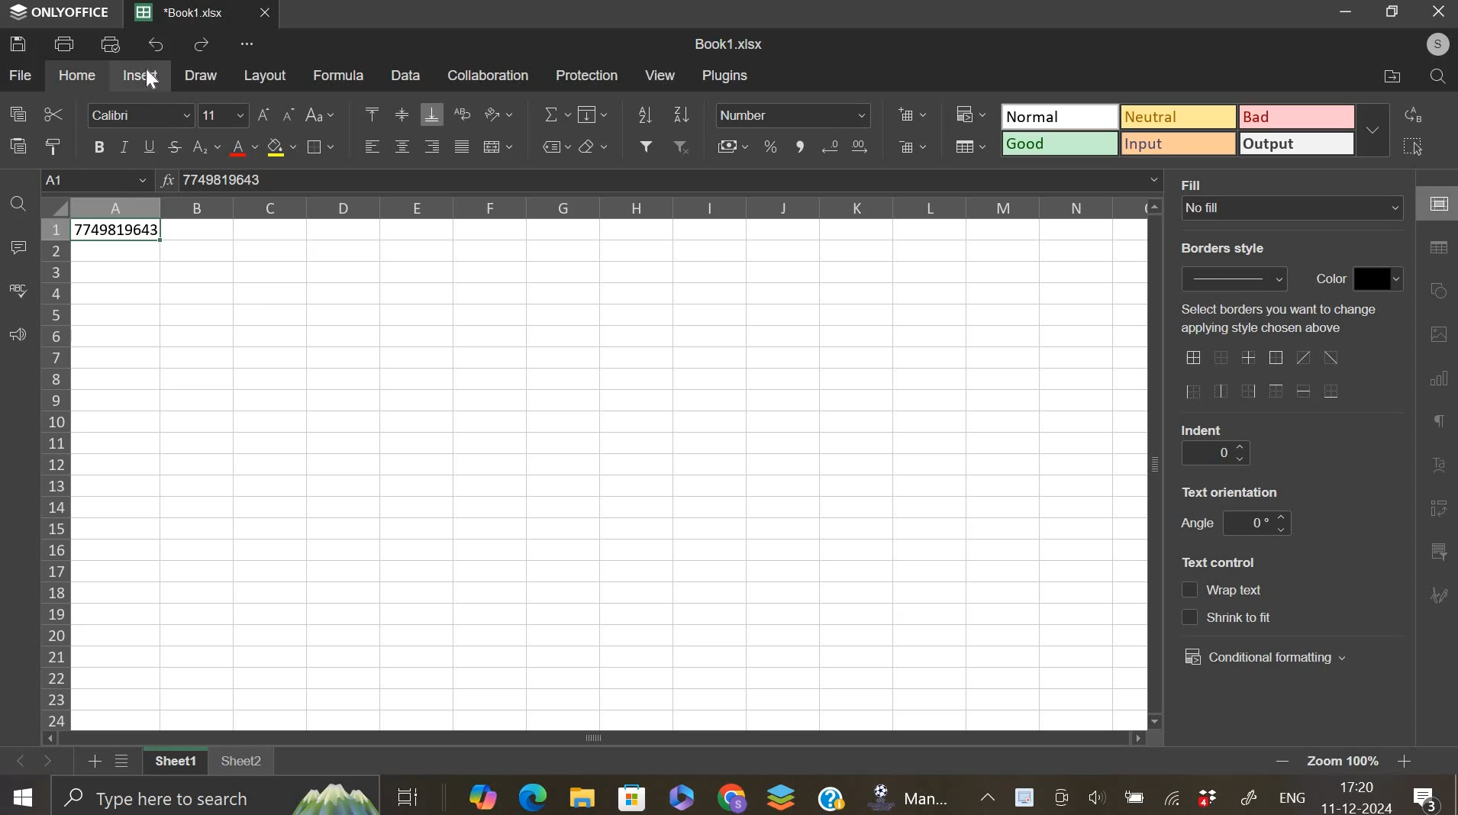 This screenshot has height=815, width=1458. Describe the element at coordinates (172, 762) in the screenshot. I see `sheet 1` at that location.